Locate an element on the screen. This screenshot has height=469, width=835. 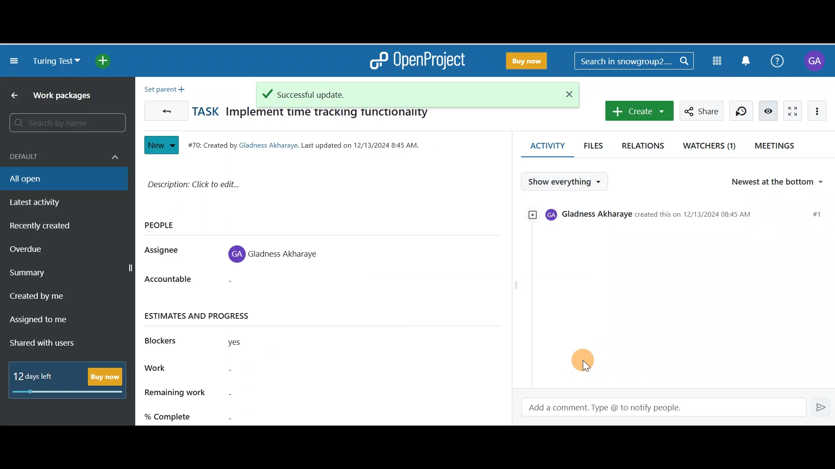
Summary is located at coordinates (69, 274).